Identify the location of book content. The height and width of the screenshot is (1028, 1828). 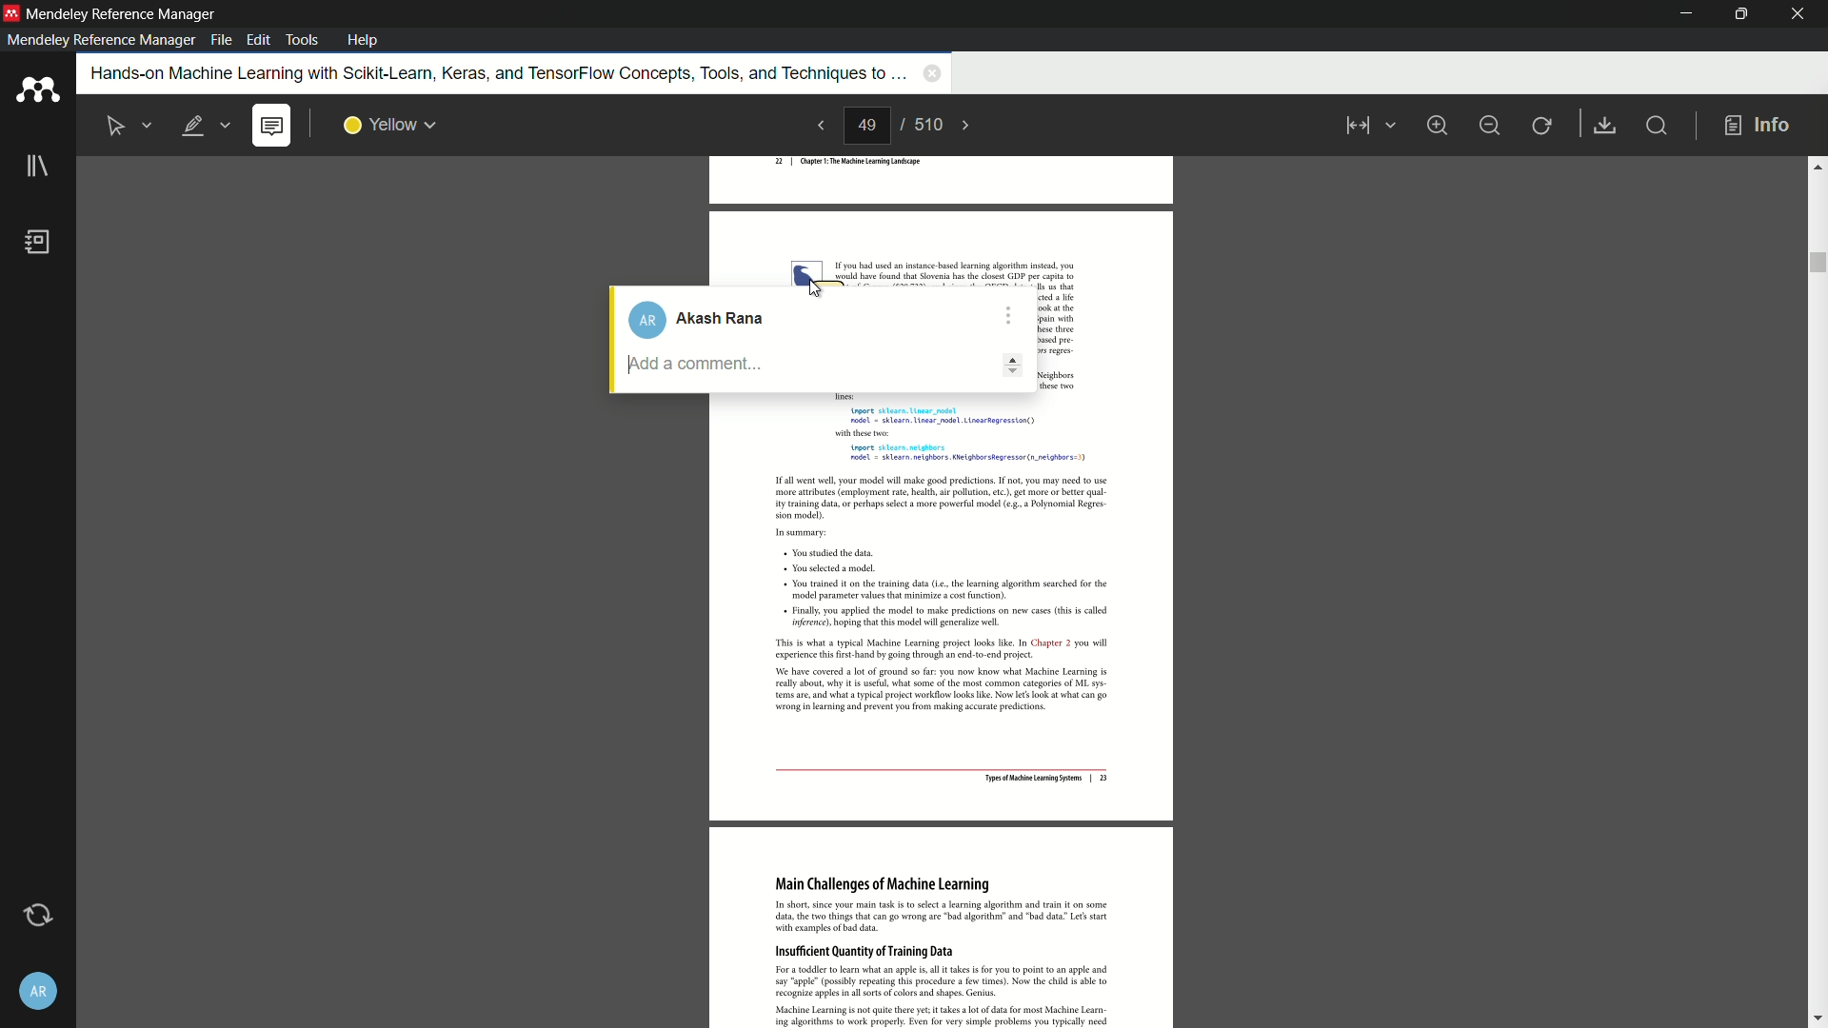
(944, 715).